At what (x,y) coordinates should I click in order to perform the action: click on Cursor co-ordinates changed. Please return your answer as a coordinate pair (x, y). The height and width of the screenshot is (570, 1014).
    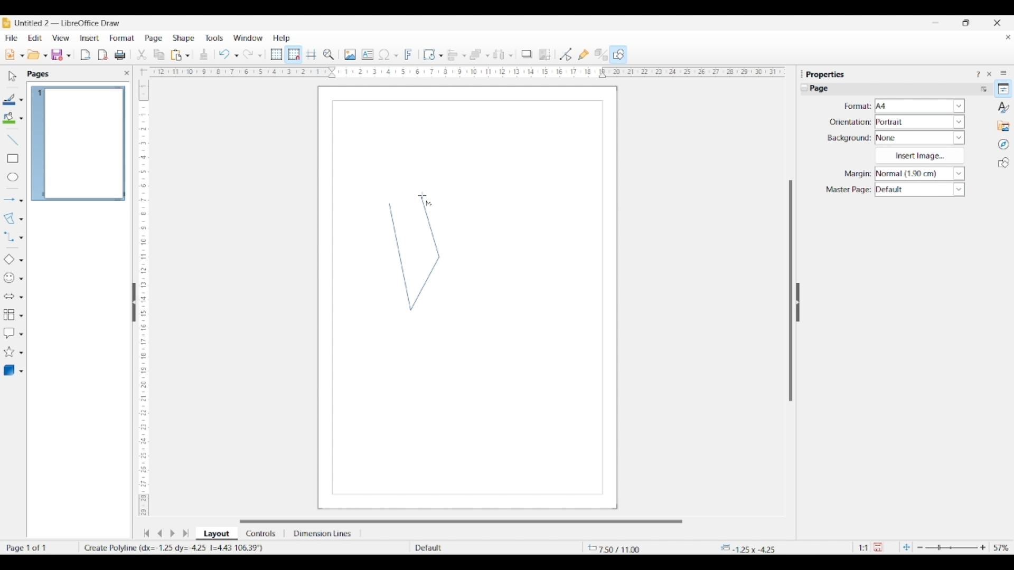
    Looking at the image, I should click on (627, 547).